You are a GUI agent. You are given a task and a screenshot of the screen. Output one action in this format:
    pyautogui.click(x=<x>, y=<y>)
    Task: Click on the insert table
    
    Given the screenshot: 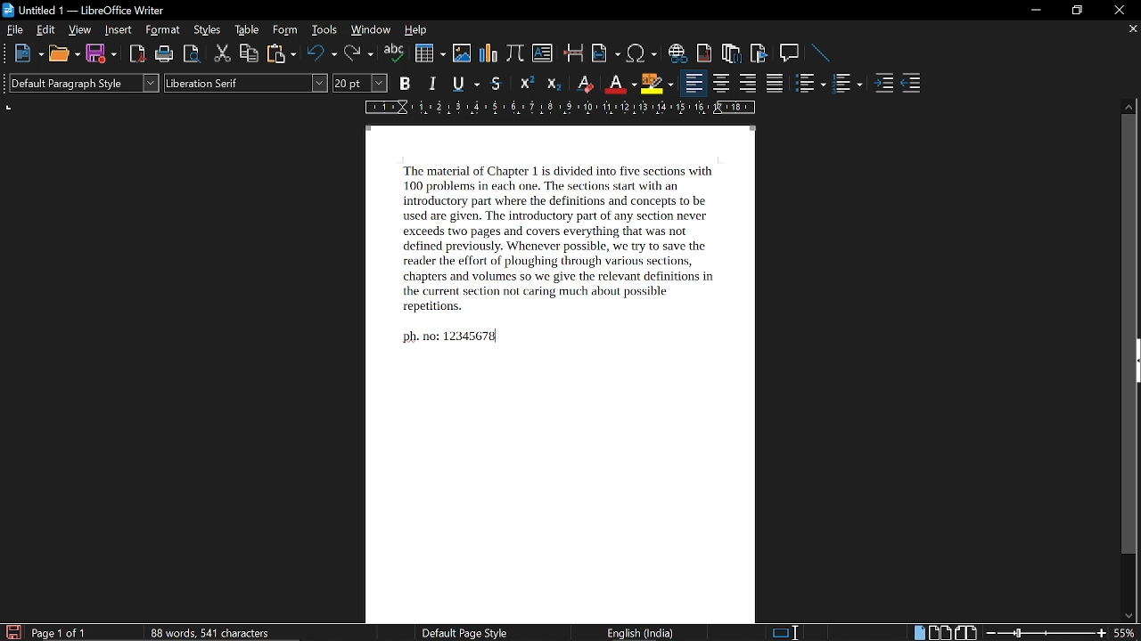 What is the action you would take?
    pyautogui.click(x=429, y=53)
    